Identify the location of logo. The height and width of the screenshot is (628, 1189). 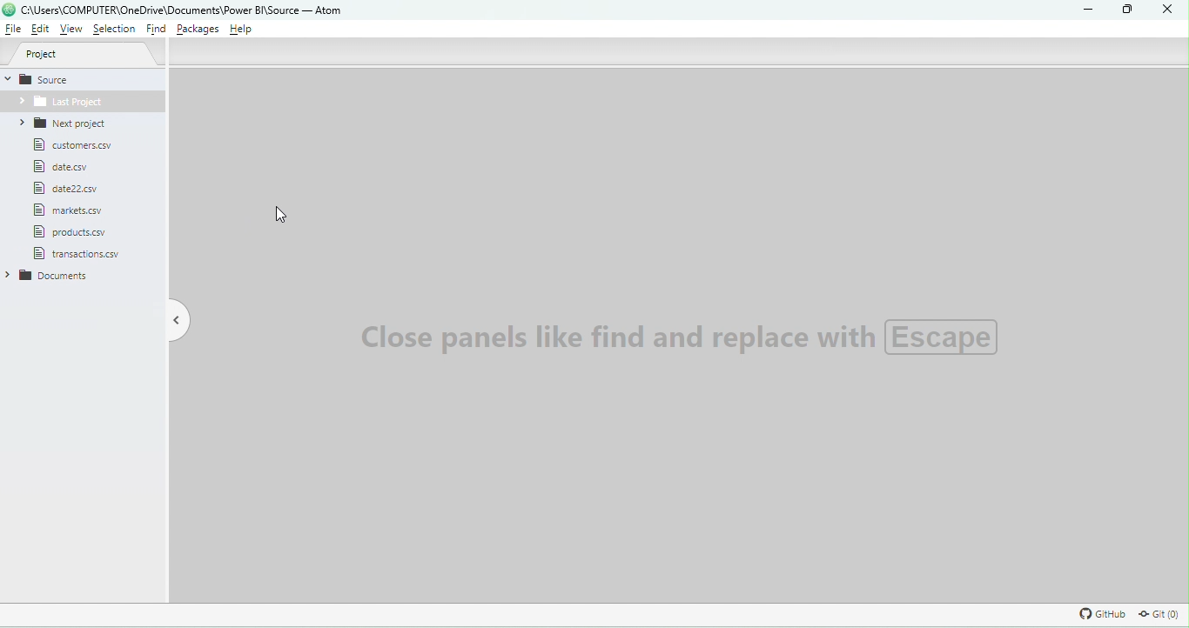
(10, 11).